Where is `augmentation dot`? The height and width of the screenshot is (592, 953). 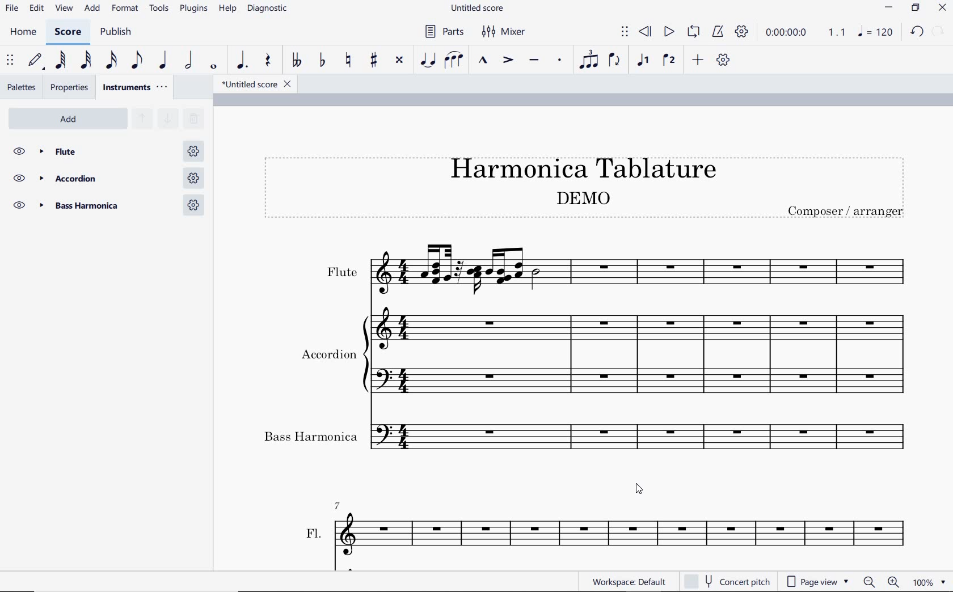 augmentation dot is located at coordinates (242, 60).